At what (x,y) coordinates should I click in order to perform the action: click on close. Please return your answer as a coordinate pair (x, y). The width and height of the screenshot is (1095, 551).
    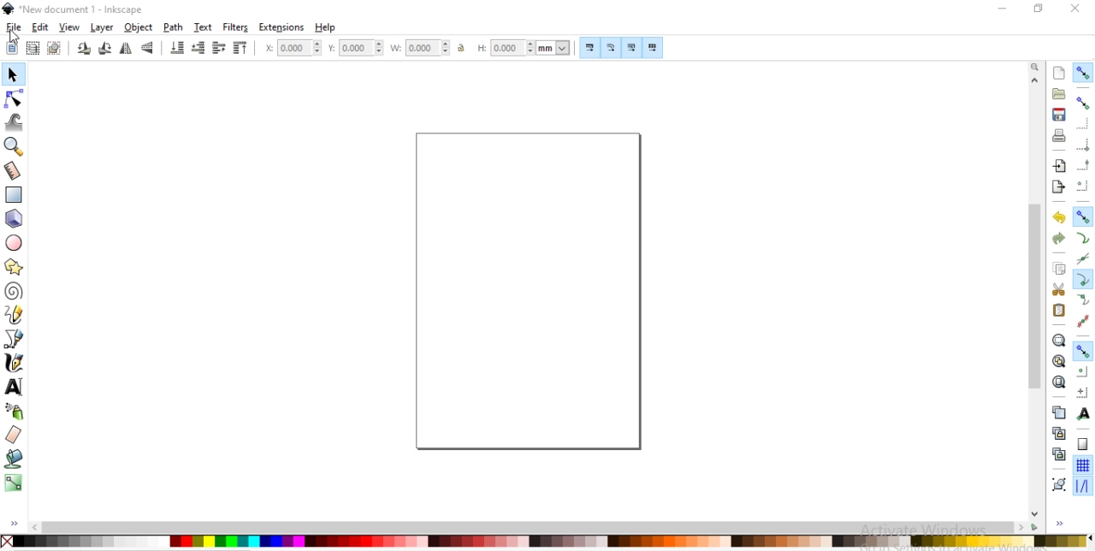
    Looking at the image, I should click on (1076, 9).